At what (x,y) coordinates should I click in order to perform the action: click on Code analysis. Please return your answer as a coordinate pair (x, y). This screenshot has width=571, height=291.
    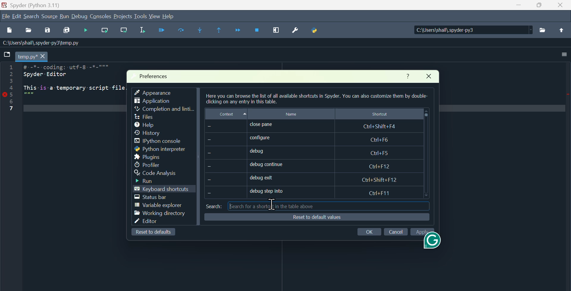
    Looking at the image, I should click on (166, 173).